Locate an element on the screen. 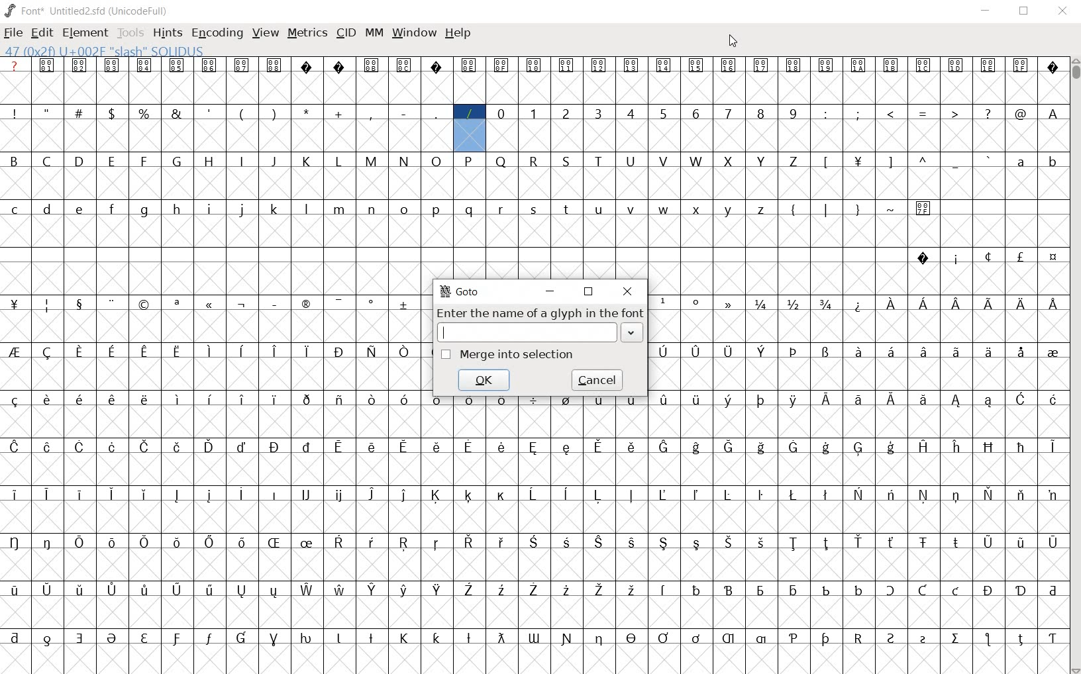  glyph is located at coordinates (956, 542).